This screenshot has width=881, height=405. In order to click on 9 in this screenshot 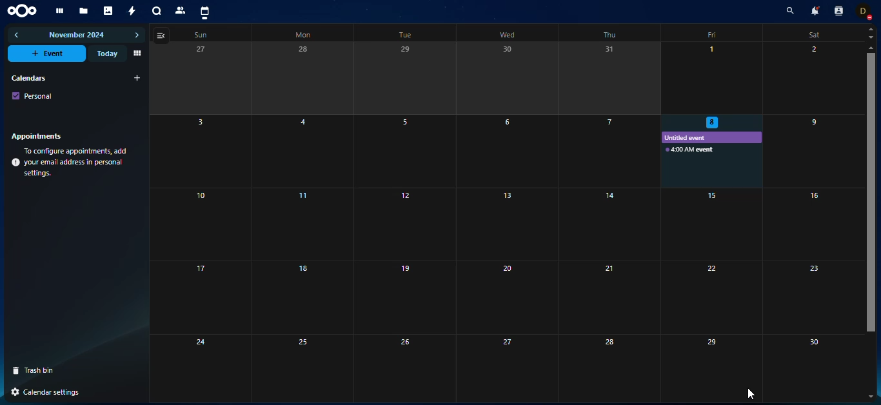, I will do `click(810, 152)`.